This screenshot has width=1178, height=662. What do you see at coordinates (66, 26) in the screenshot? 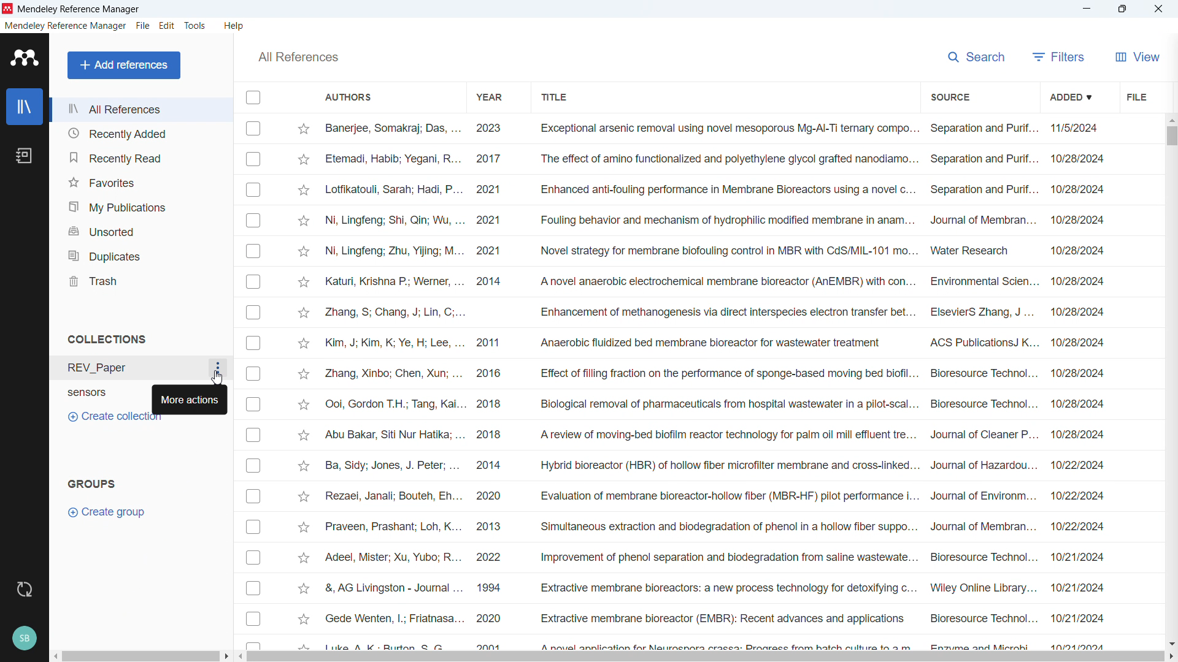
I see `Mendeley reference manager ` at bounding box center [66, 26].